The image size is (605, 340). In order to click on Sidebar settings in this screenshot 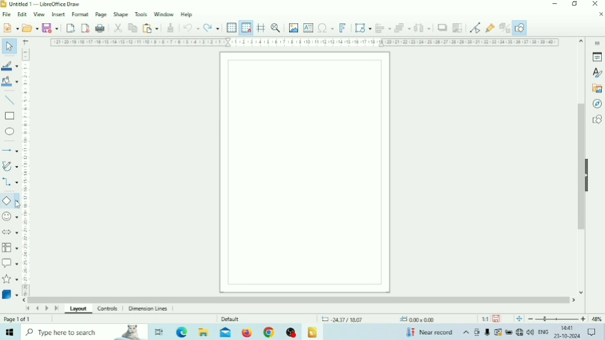, I will do `click(597, 42)`.